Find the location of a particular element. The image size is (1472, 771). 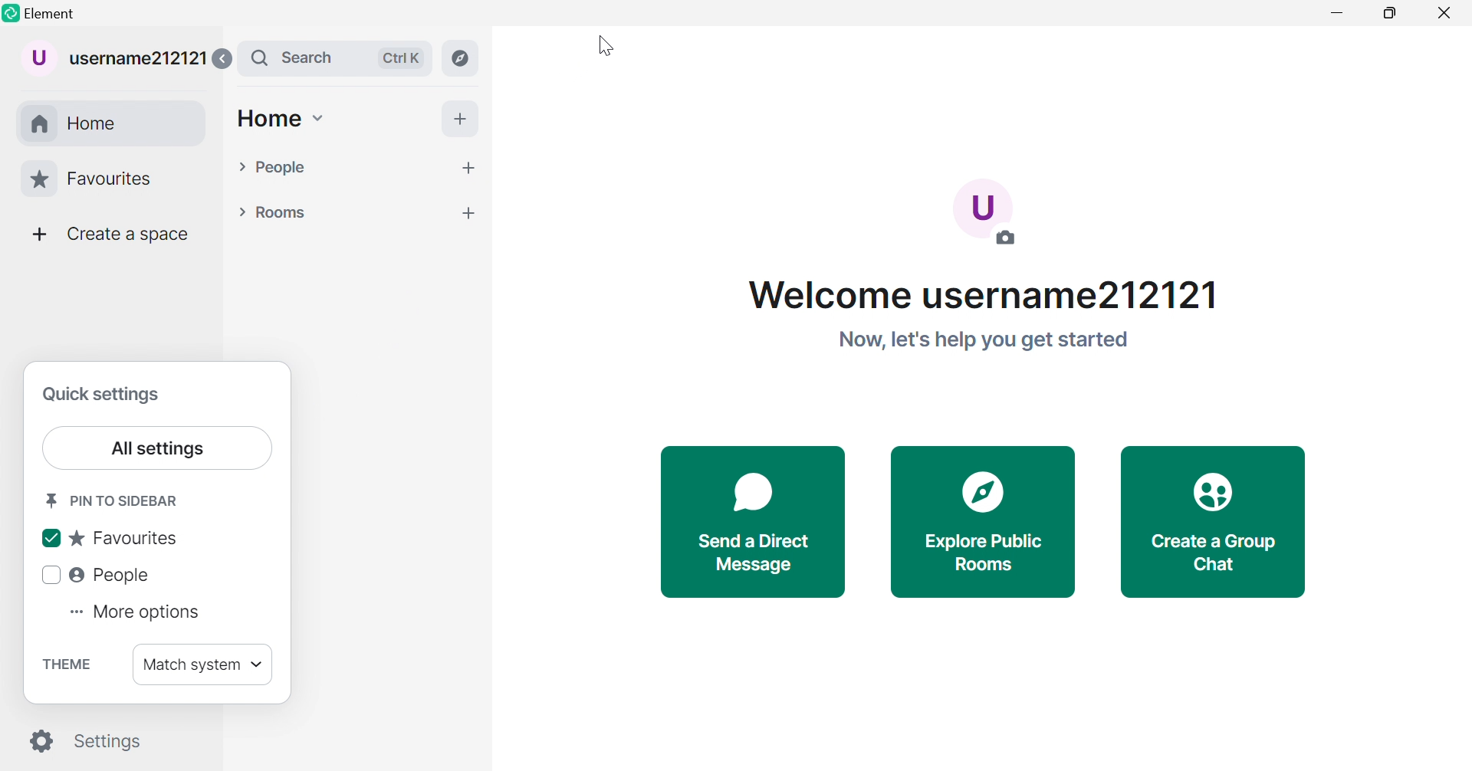

People is located at coordinates (94, 576).